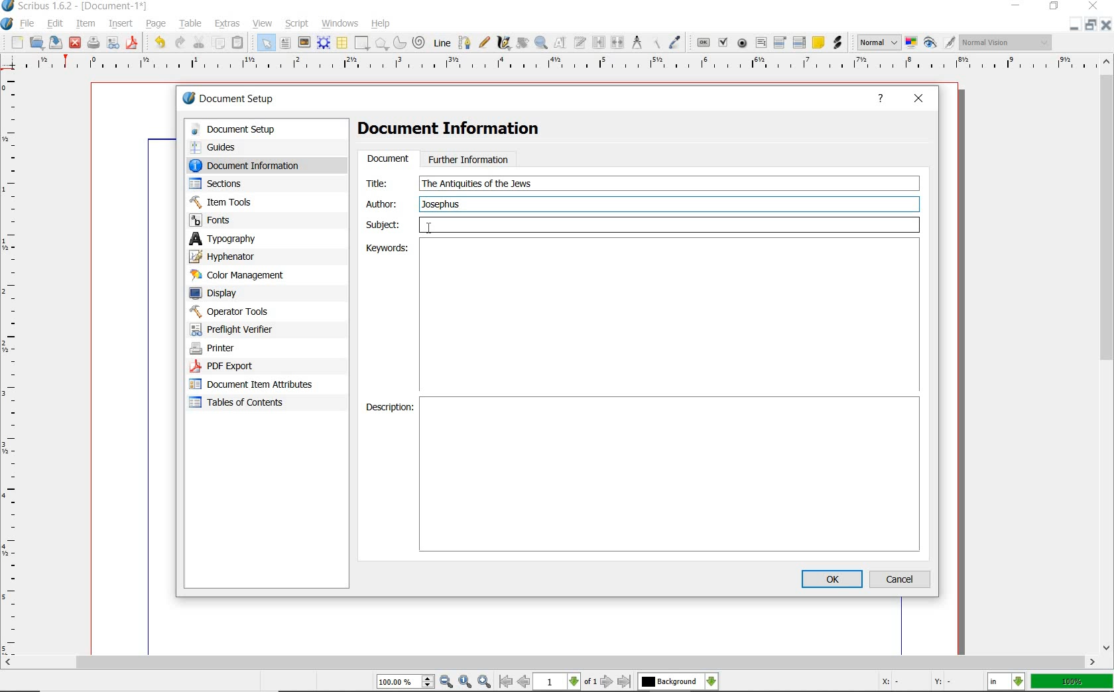 The height and width of the screenshot is (692, 1114). Describe the element at coordinates (14, 363) in the screenshot. I see `ruler` at that location.